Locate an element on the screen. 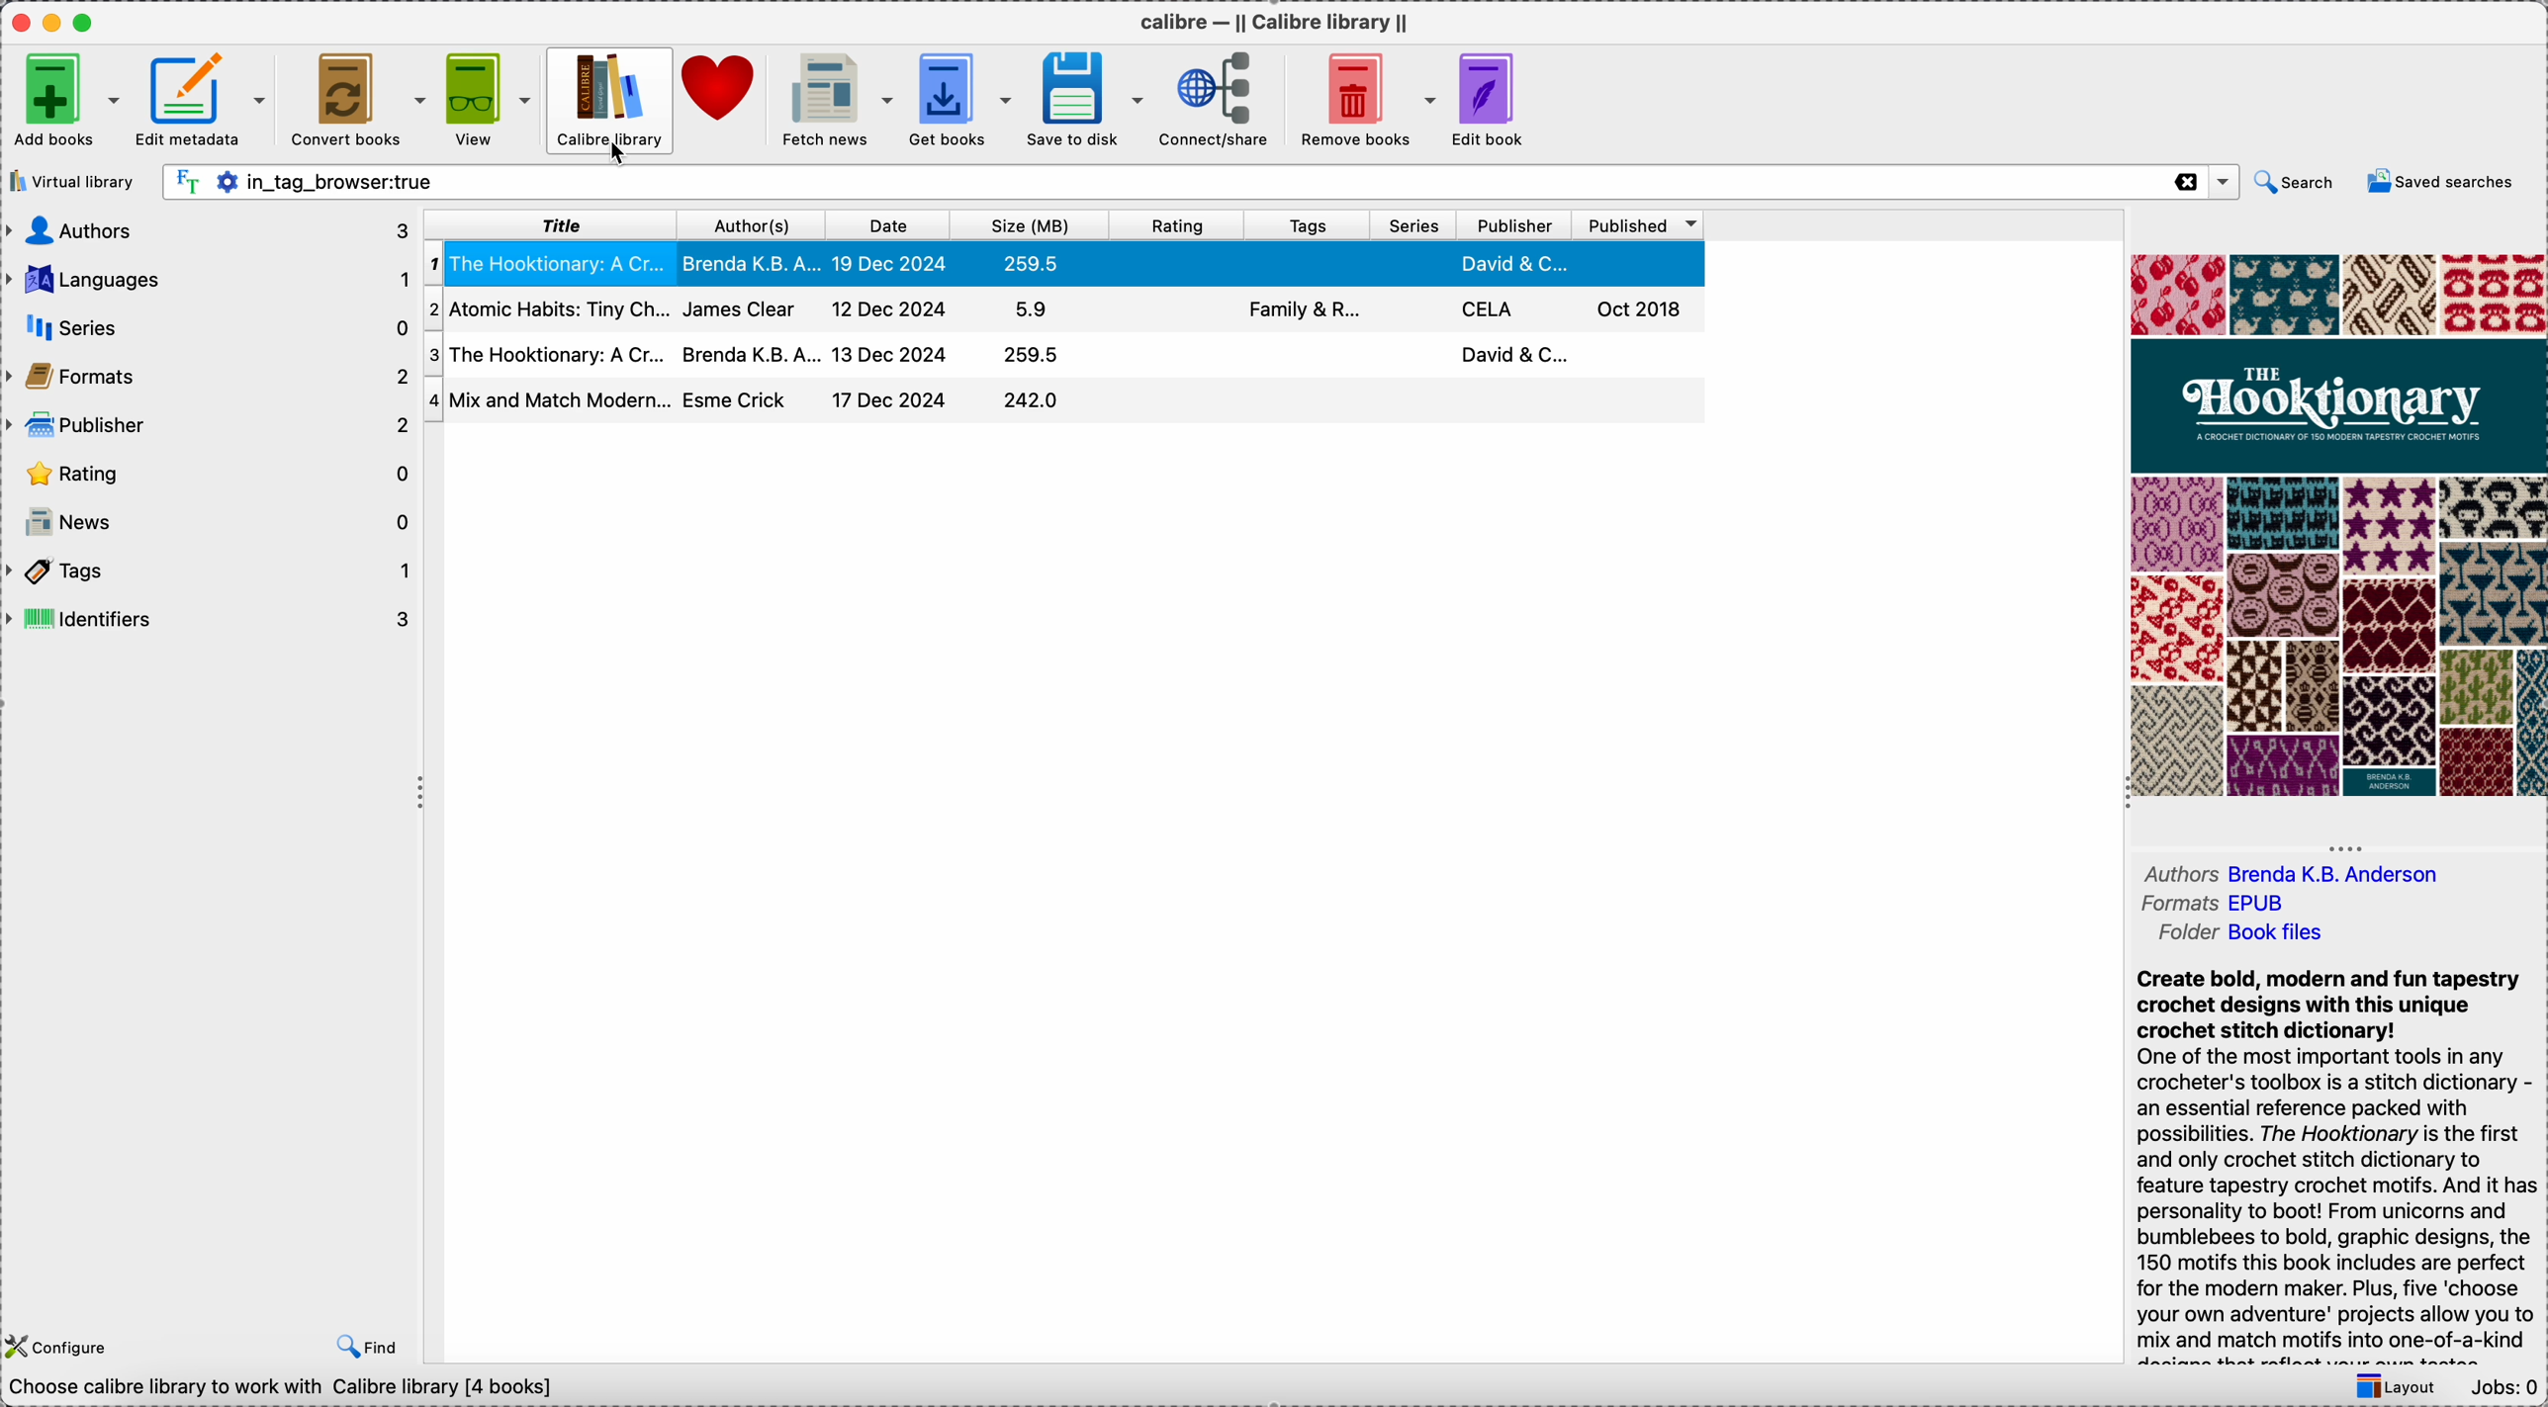 The height and width of the screenshot is (1407, 2548). hide is located at coordinates (420, 797).